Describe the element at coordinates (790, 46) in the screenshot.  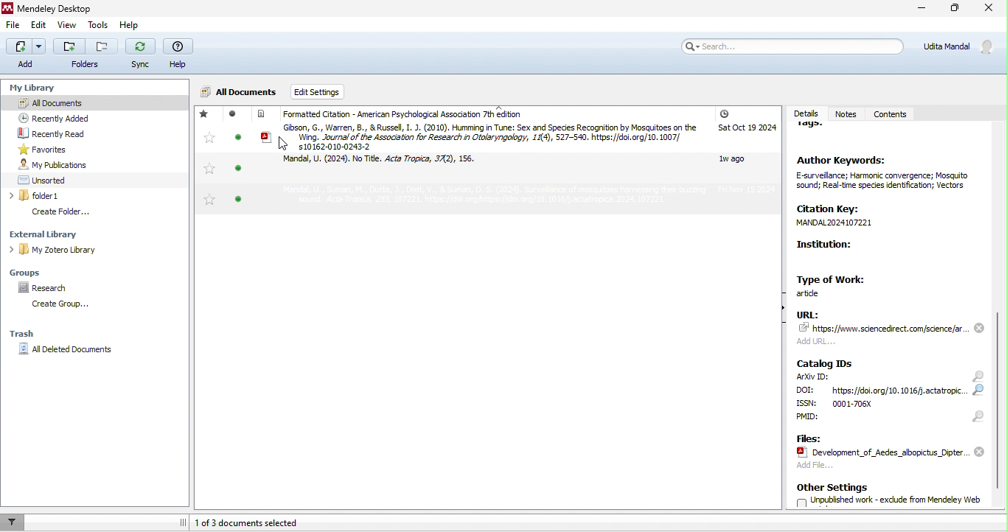
I see `search bar` at that location.